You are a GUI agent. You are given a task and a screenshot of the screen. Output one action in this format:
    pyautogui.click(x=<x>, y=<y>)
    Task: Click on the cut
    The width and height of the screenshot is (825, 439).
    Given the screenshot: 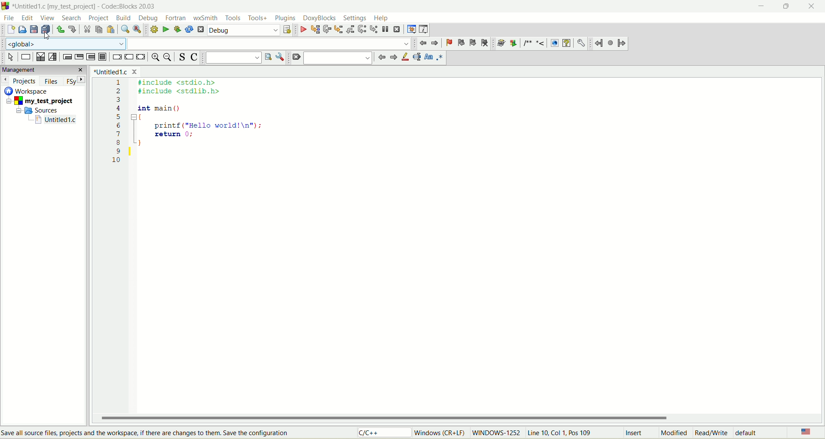 What is the action you would take?
    pyautogui.click(x=87, y=30)
    